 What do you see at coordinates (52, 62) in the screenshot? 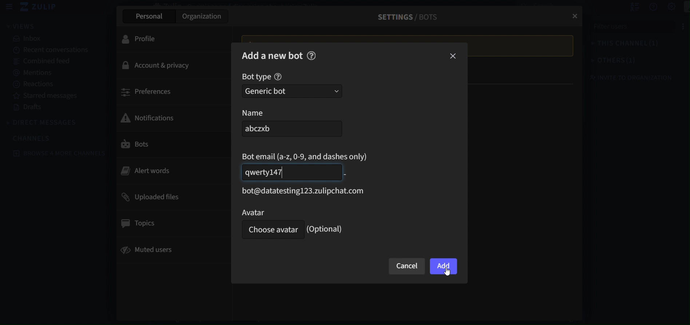
I see `combined feed` at bounding box center [52, 62].